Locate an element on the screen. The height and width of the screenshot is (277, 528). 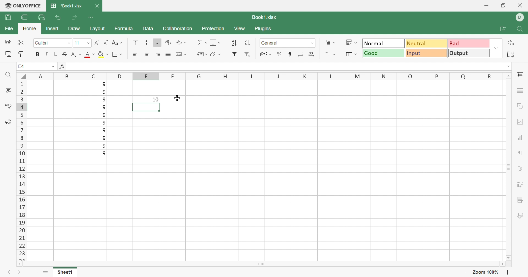
9 is located at coordinates (103, 138).